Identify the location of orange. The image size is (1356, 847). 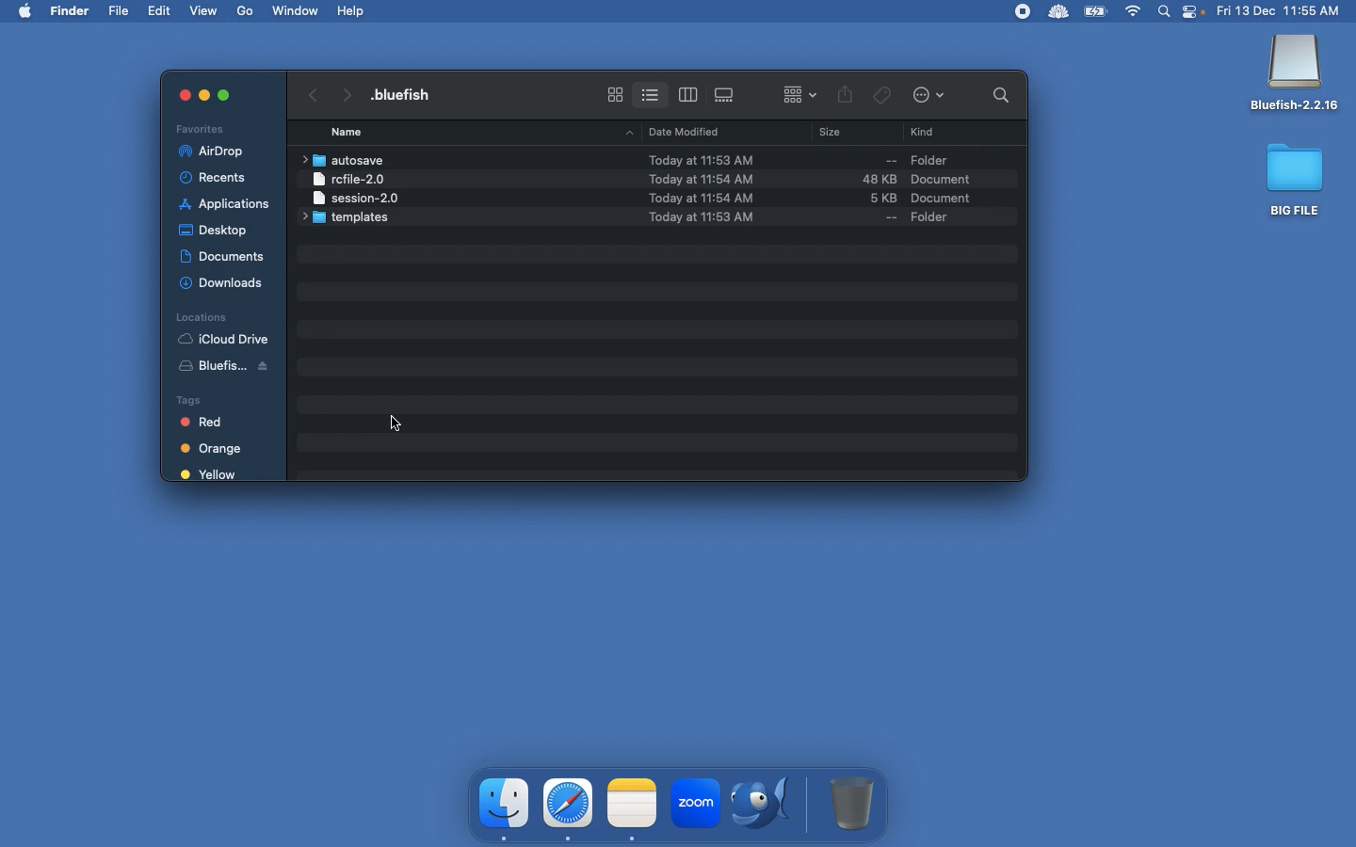
(215, 449).